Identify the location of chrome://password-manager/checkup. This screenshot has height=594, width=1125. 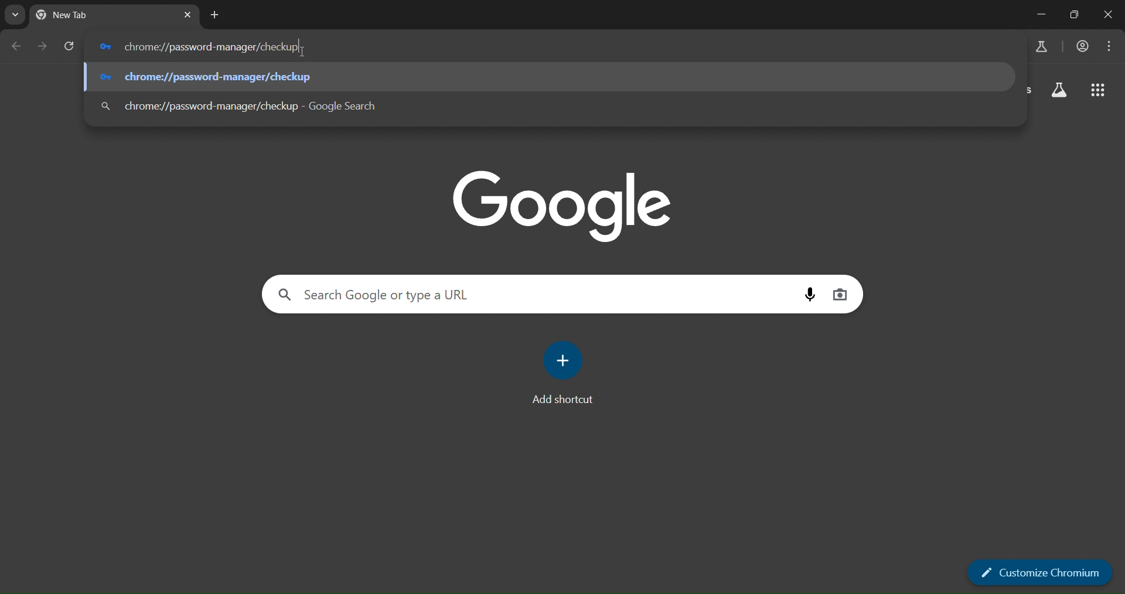
(213, 47).